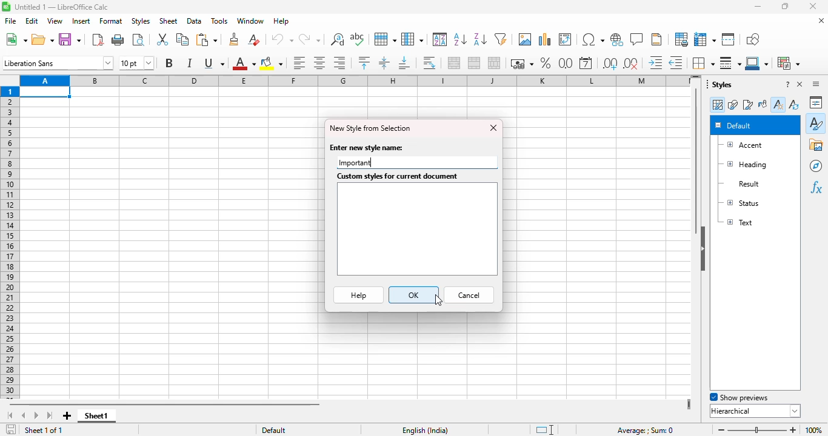 This screenshot has height=436, width=828. Describe the element at coordinates (637, 39) in the screenshot. I see `insert comment` at that location.